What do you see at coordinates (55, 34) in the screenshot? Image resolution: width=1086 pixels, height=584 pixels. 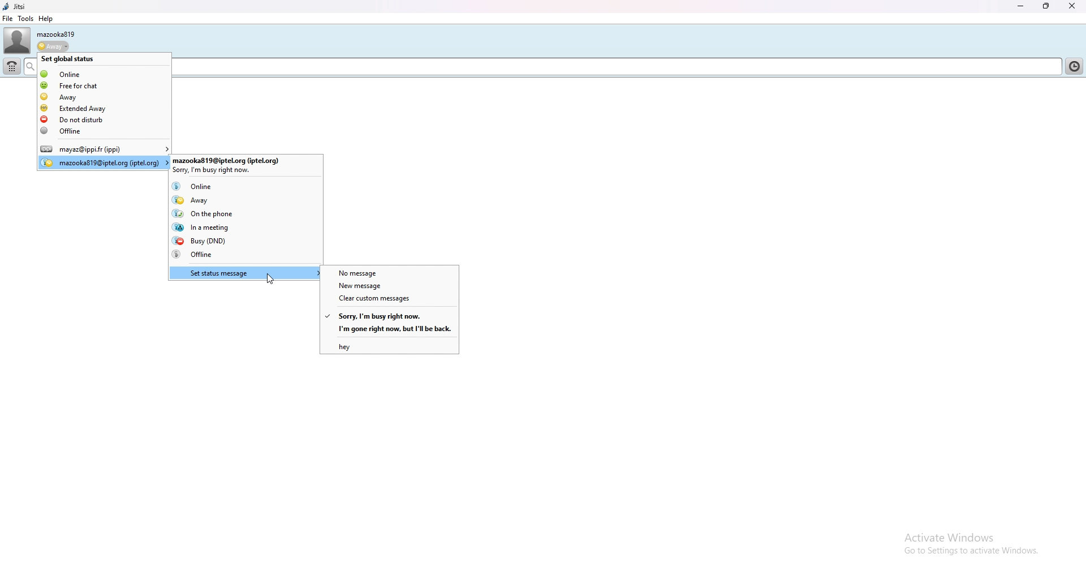 I see `username` at bounding box center [55, 34].